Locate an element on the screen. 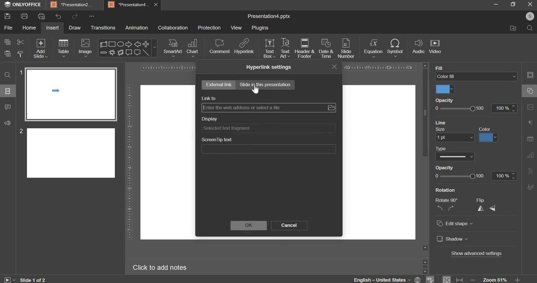  Click to add notes is located at coordinates (161, 268).